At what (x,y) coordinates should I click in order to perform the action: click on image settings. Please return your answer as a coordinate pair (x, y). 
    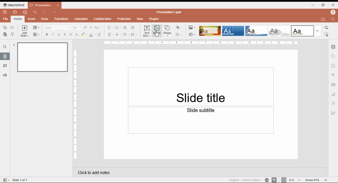
    Looking at the image, I should click on (333, 66).